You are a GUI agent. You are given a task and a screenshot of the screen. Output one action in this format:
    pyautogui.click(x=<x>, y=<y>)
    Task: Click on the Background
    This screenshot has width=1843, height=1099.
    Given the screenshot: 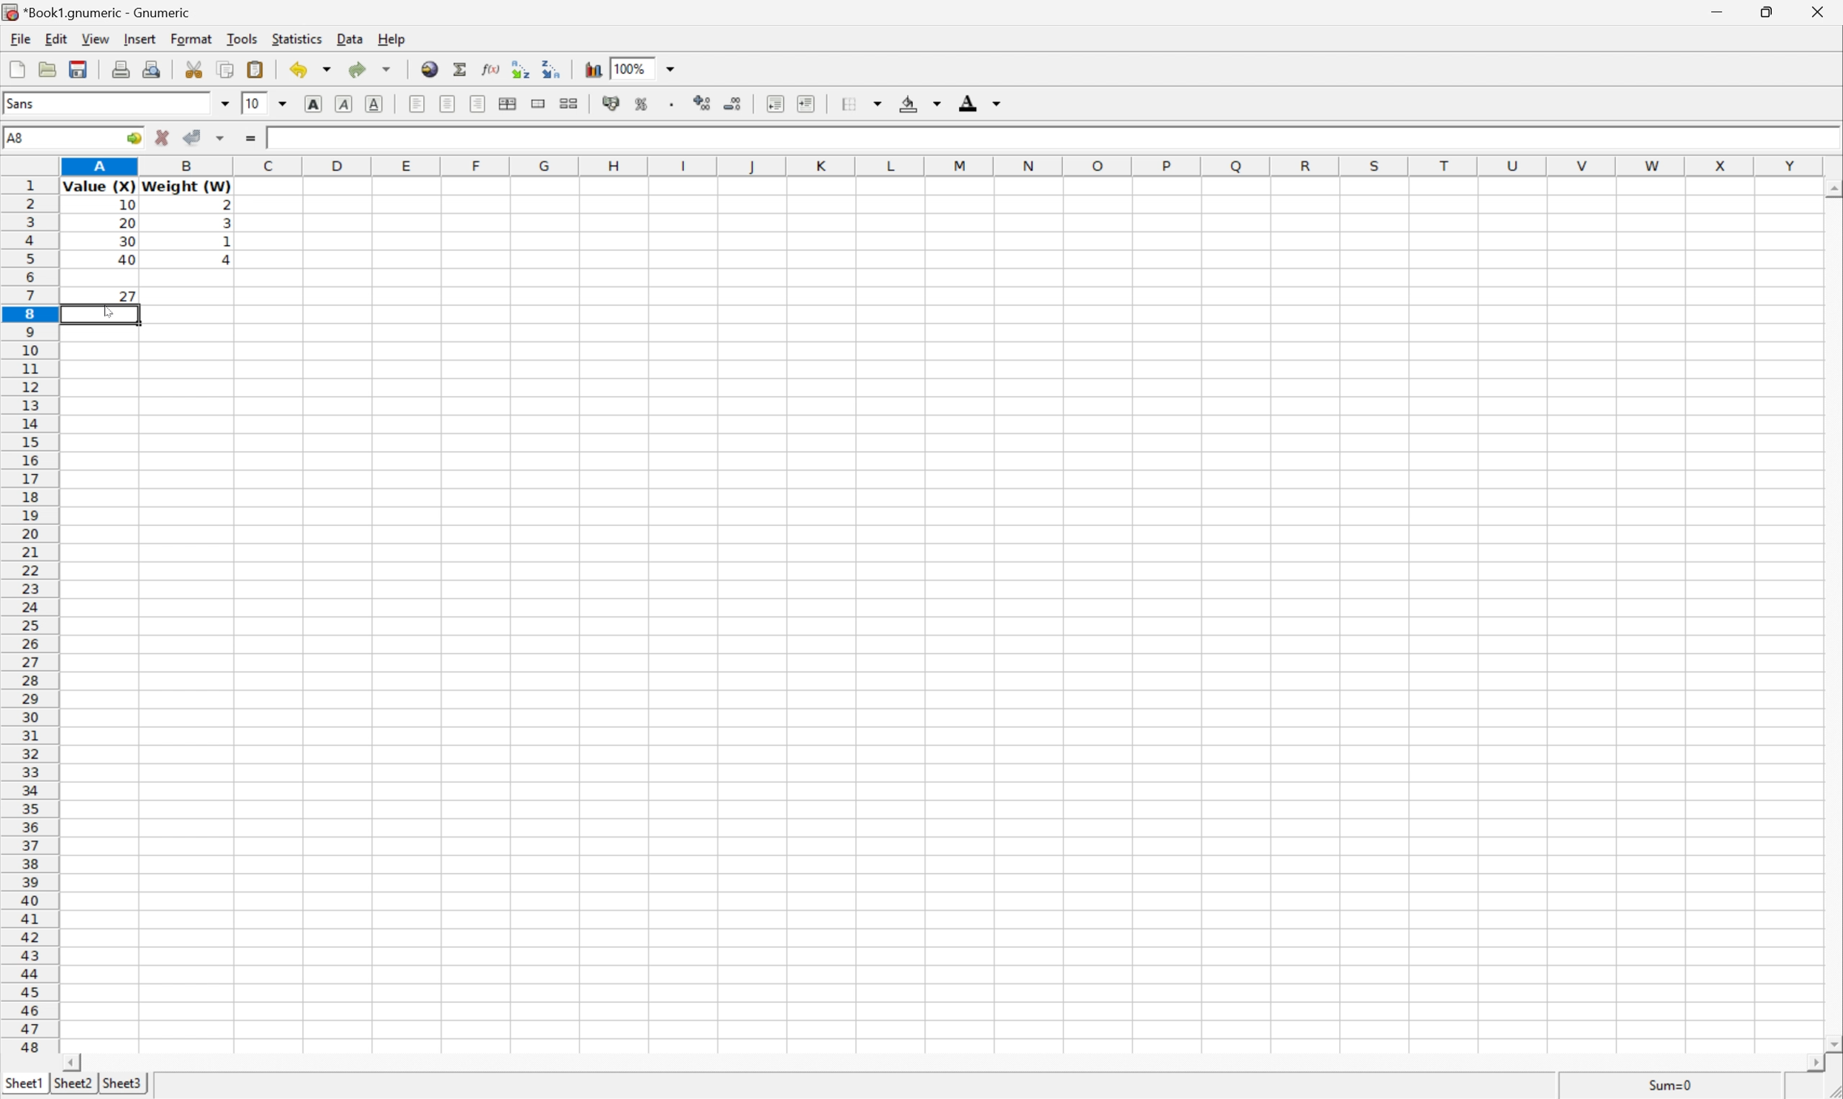 What is the action you would take?
    pyautogui.click(x=920, y=101)
    